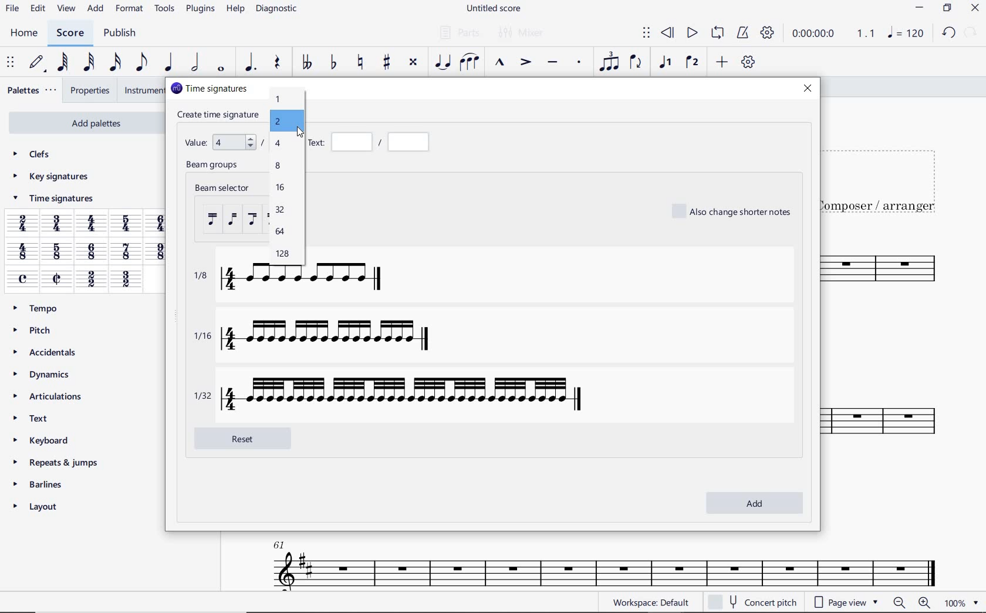 The width and height of the screenshot is (986, 613). Describe the element at coordinates (277, 9) in the screenshot. I see `DIAGNOSTIC` at that location.